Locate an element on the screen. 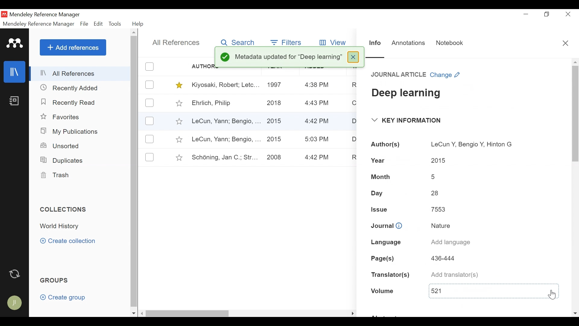 The image size is (579, 326). Deep learning is located at coordinates (407, 93).